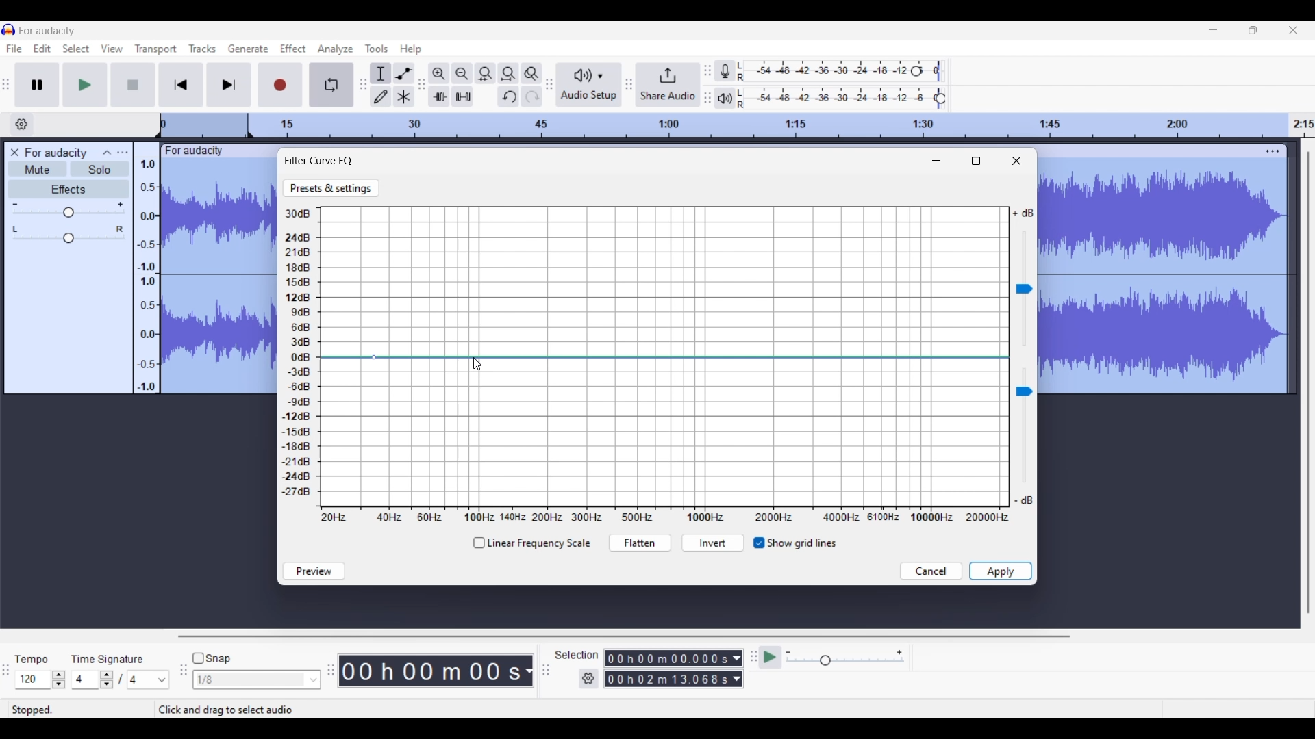  What do you see at coordinates (462, 73) in the screenshot?
I see `Zoom out` at bounding box center [462, 73].